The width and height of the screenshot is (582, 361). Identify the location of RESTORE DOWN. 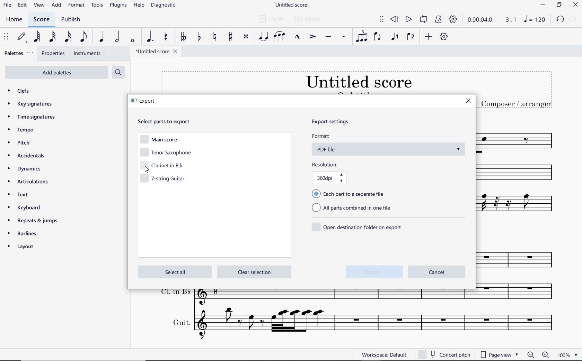
(559, 5).